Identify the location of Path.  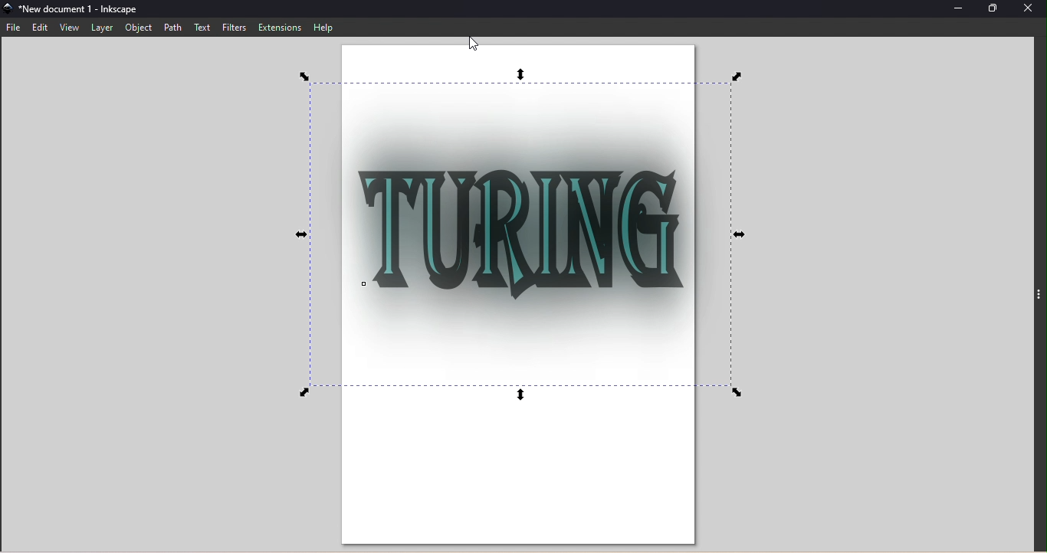
(172, 28).